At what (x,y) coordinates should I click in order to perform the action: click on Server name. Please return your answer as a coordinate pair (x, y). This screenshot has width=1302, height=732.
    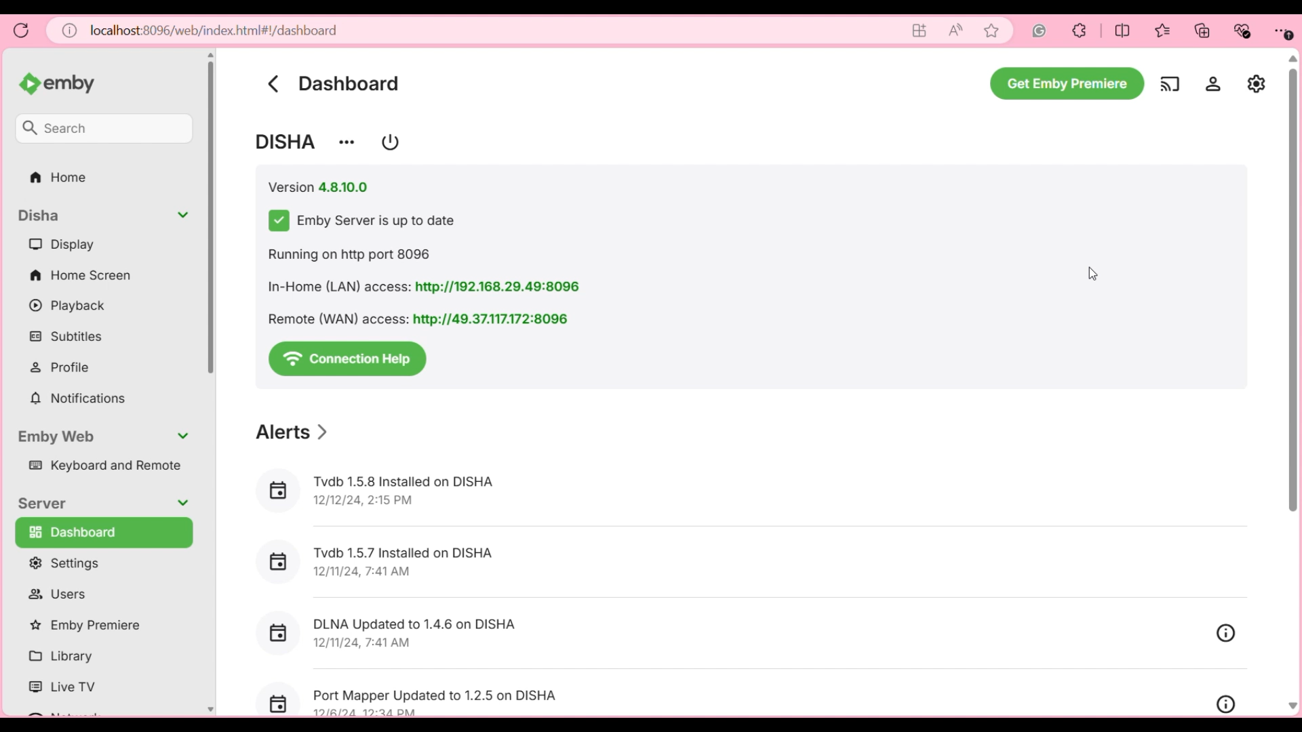
    Looking at the image, I should click on (287, 142).